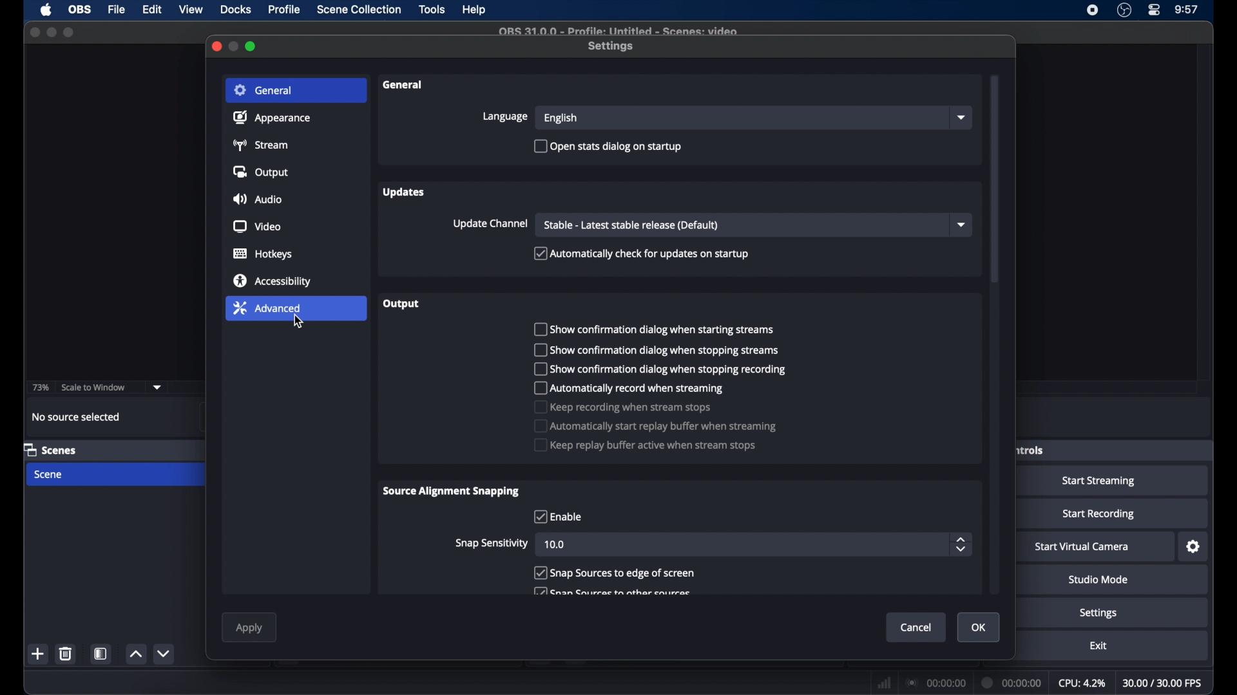 The height and width of the screenshot is (695, 1237). I want to click on video, so click(258, 227).